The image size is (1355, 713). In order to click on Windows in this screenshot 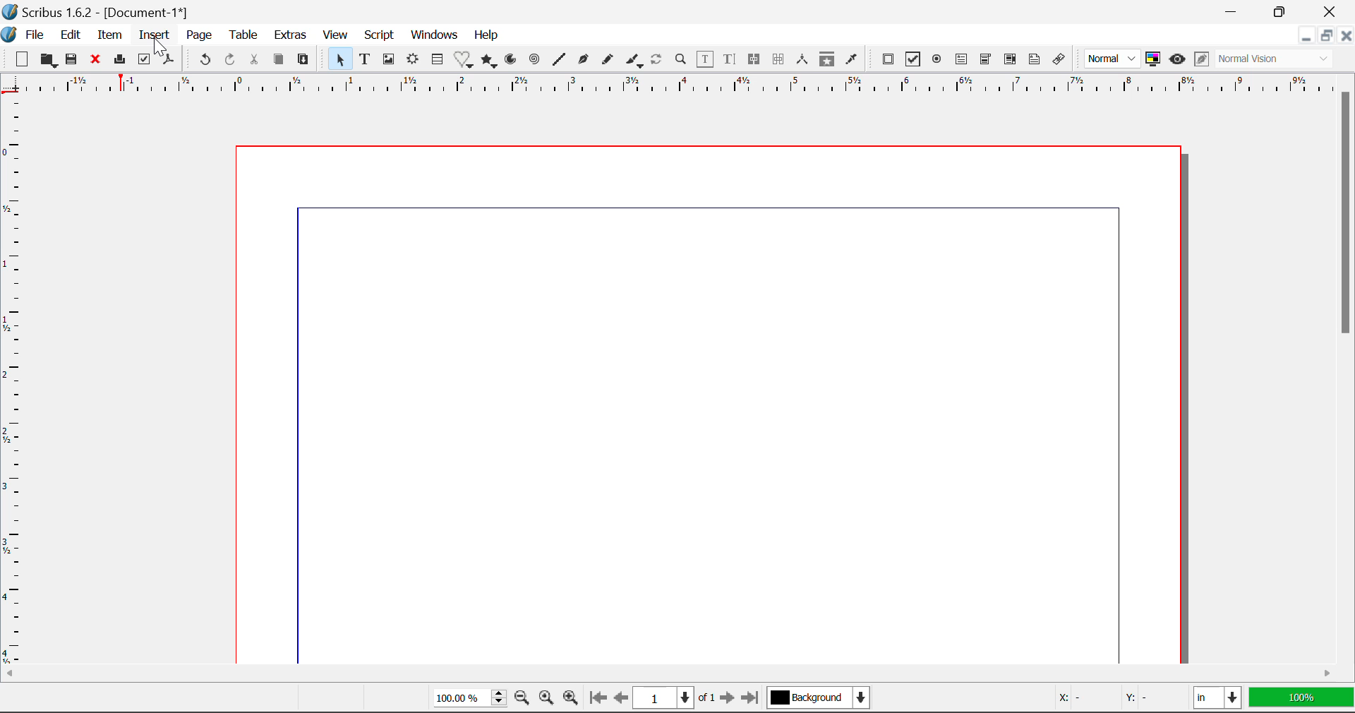, I will do `click(435, 35)`.